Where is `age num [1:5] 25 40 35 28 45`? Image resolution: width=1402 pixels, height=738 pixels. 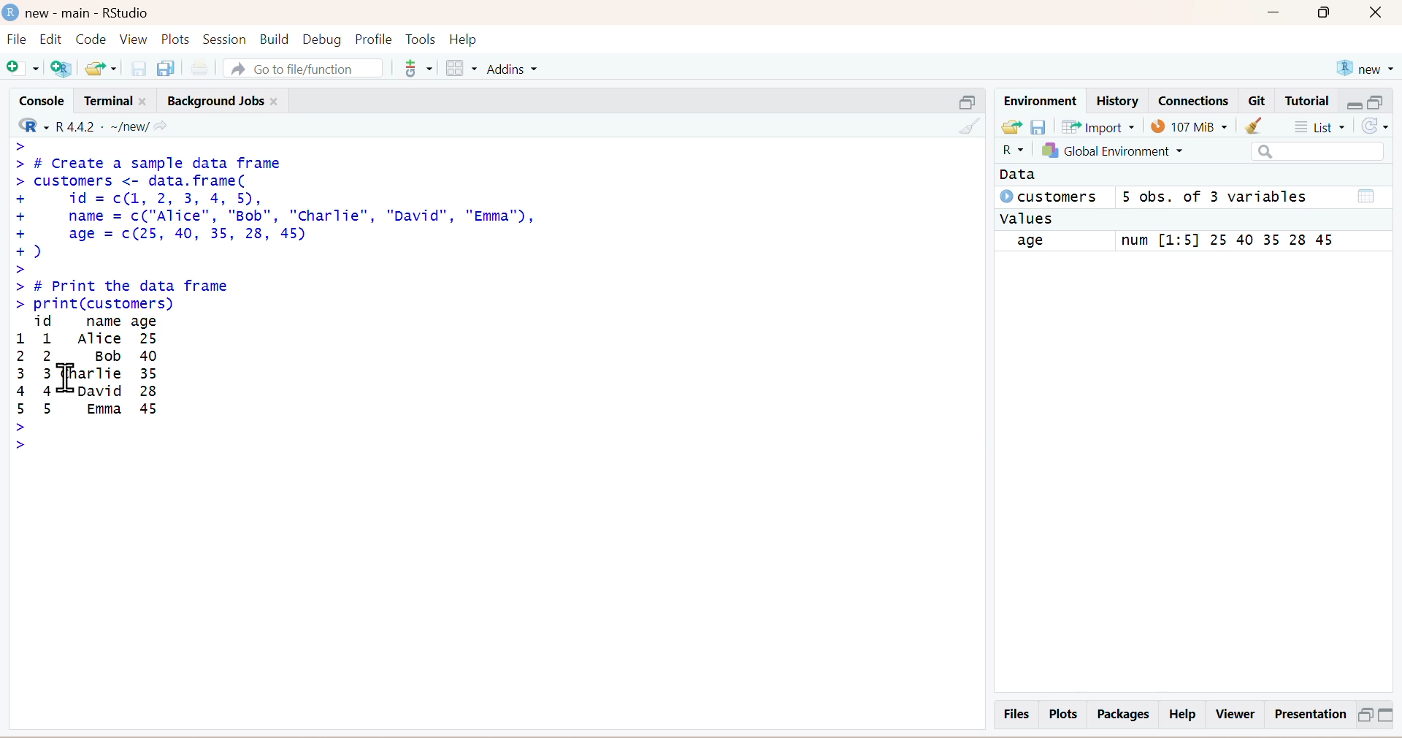 age num [1:5] 25 40 35 28 45 is located at coordinates (1184, 241).